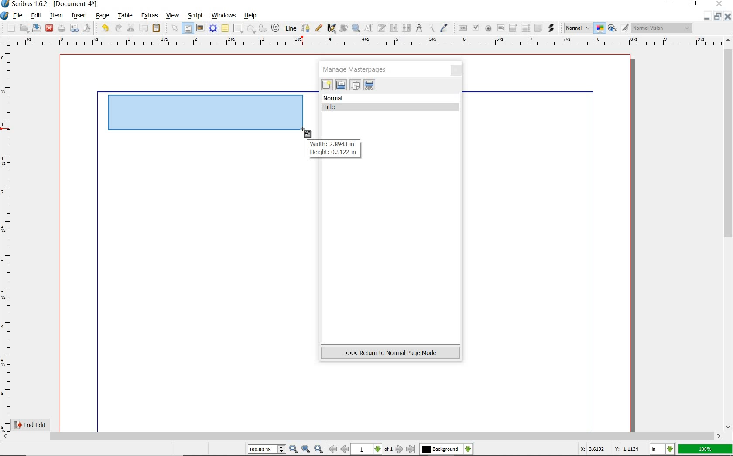 This screenshot has height=456, width=733. What do you see at coordinates (124, 15) in the screenshot?
I see `table` at bounding box center [124, 15].